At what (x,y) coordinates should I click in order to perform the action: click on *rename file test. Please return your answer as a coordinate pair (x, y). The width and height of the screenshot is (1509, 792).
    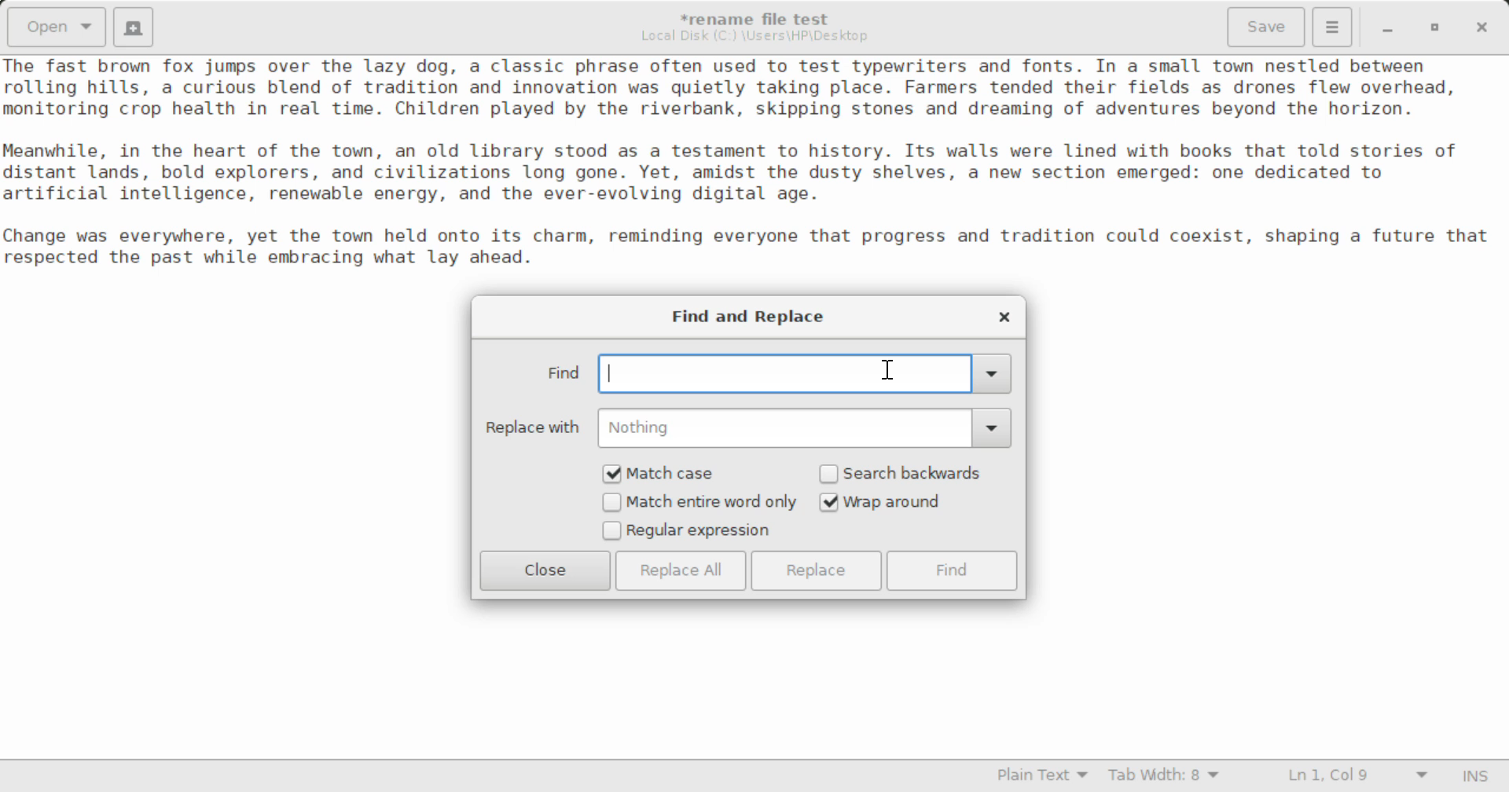
    Looking at the image, I should click on (765, 19).